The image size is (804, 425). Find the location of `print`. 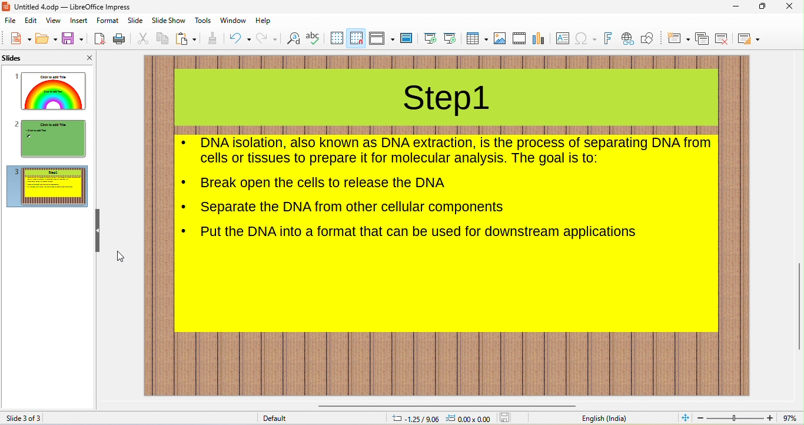

print is located at coordinates (118, 39).